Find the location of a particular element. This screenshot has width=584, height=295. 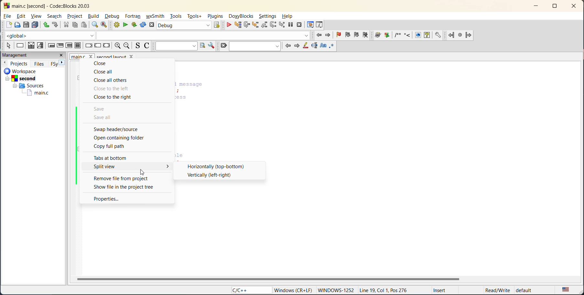

continue instruction is located at coordinates (97, 45).